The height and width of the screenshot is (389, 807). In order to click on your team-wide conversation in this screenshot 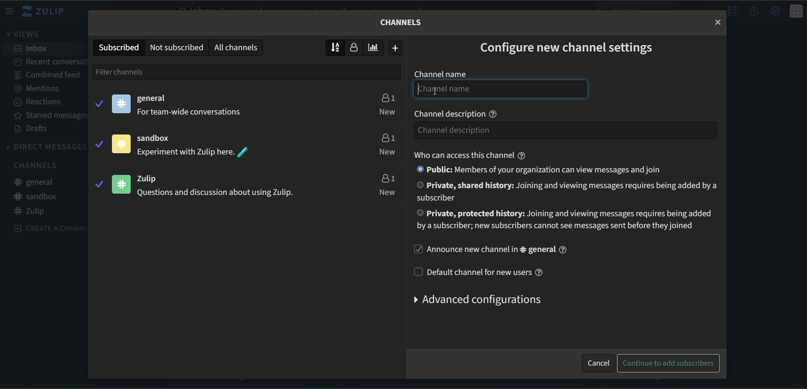, I will do `click(192, 112)`.